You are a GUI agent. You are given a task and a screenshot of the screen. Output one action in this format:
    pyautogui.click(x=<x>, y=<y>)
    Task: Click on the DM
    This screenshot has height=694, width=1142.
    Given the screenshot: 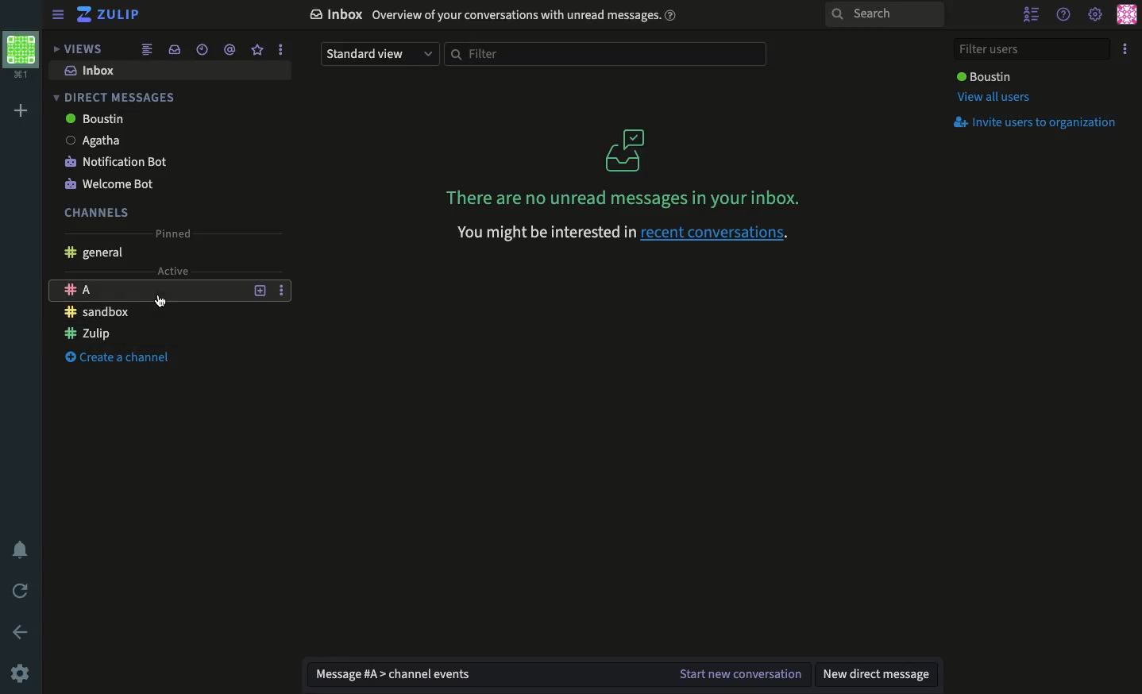 What is the action you would take?
    pyautogui.click(x=114, y=94)
    